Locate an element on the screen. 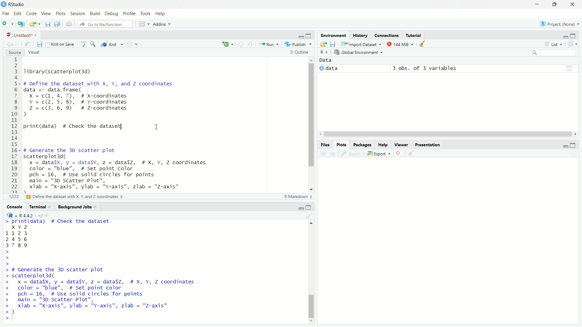 This screenshot has height=327, width=582. maximize is located at coordinates (576, 144).